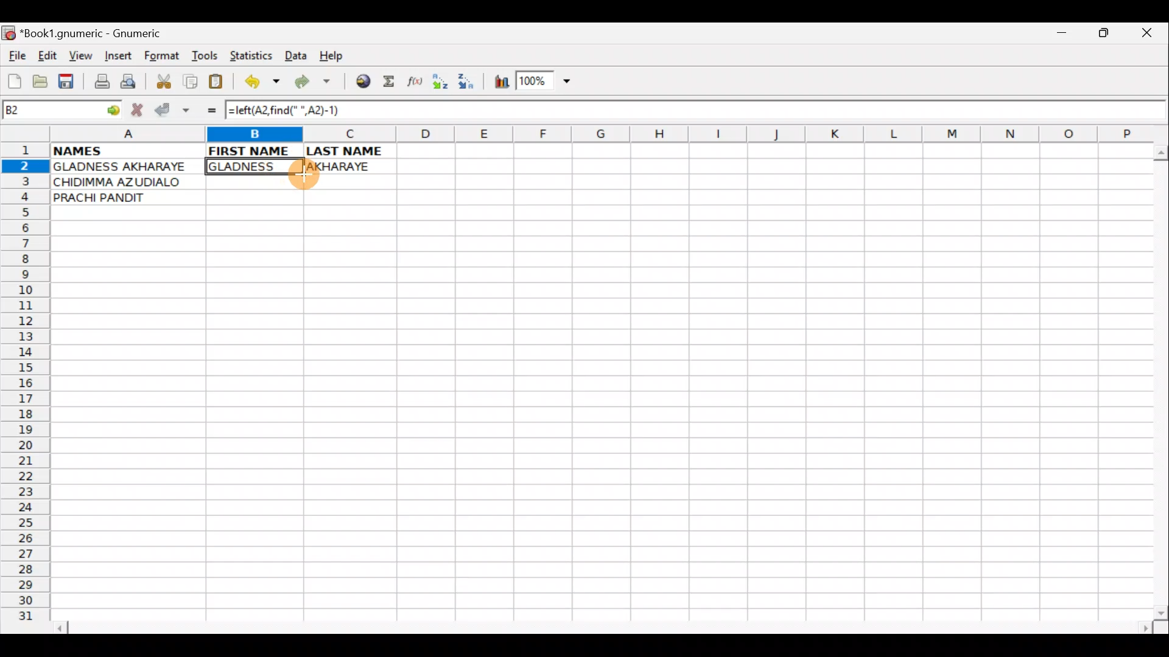  I want to click on GLADNESS AKHARAYE, so click(127, 167).